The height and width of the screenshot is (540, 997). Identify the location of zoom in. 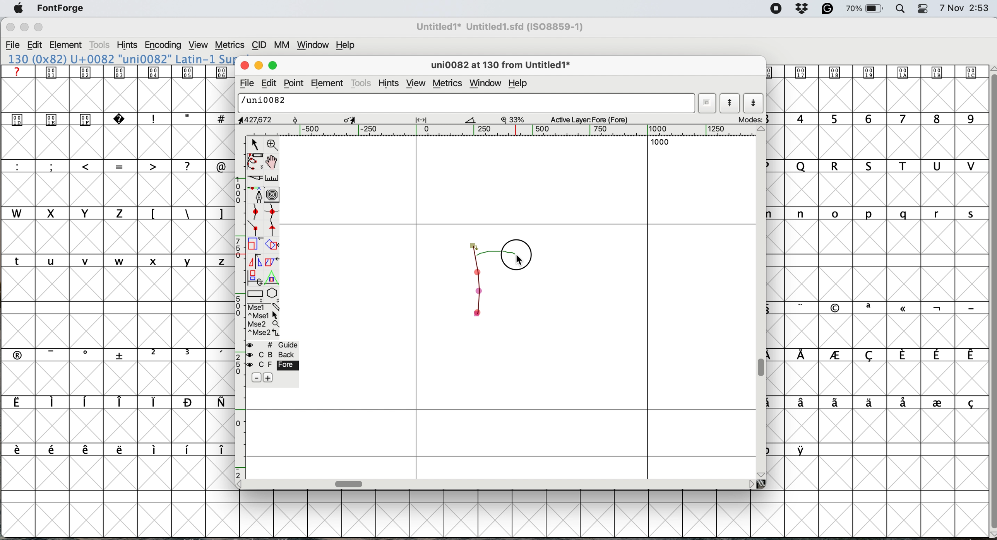
(273, 144).